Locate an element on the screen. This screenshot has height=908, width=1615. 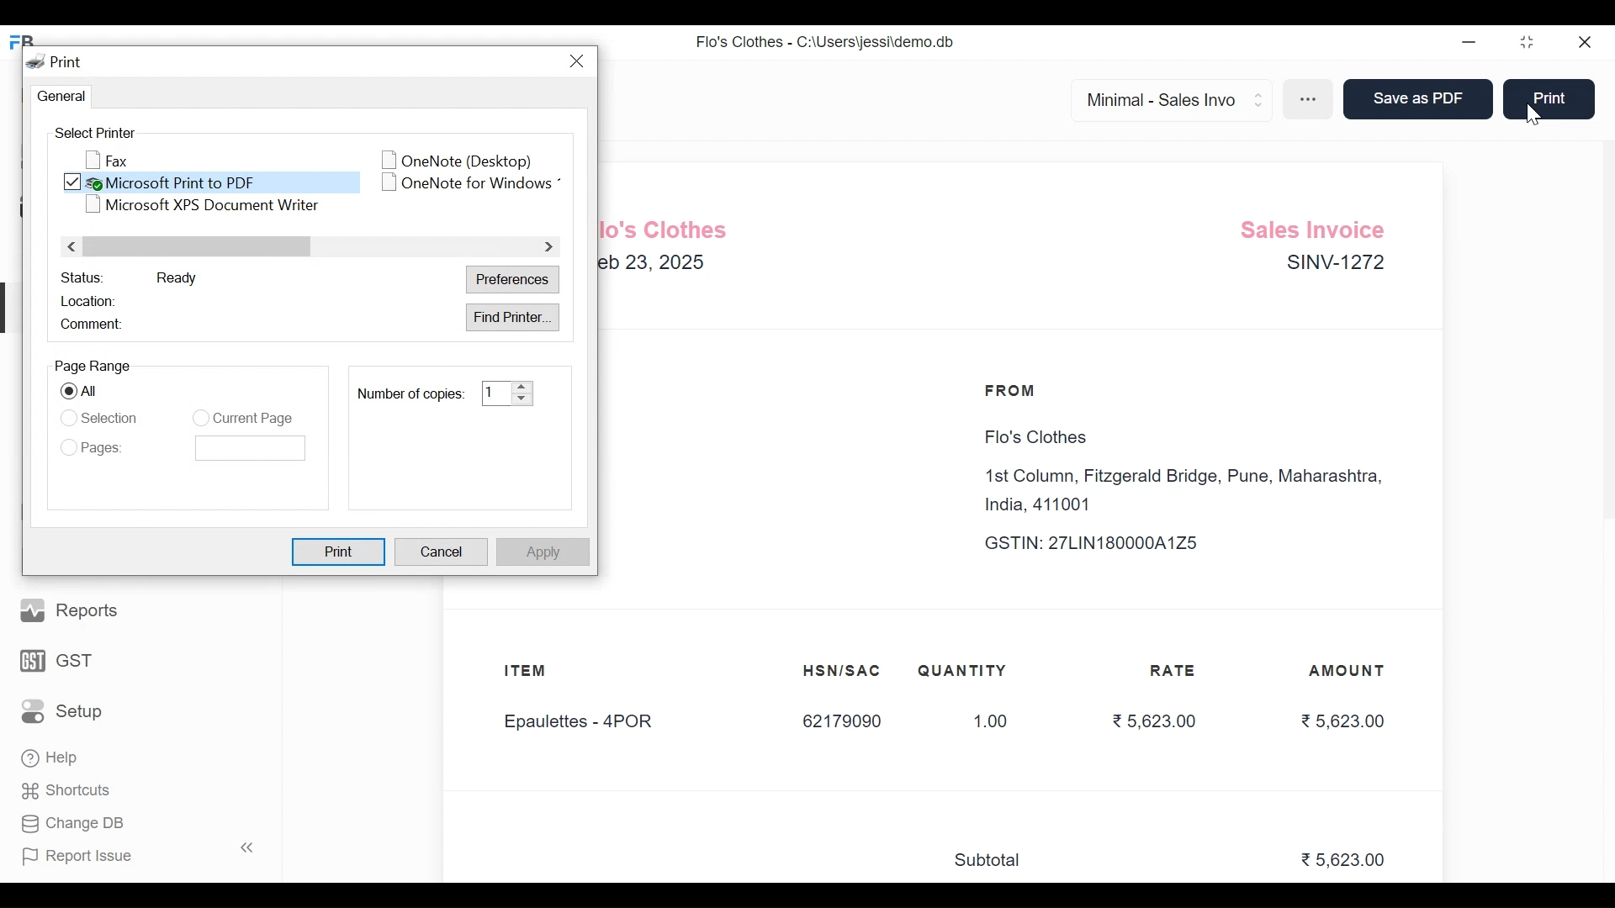
Apply is located at coordinates (541, 552).